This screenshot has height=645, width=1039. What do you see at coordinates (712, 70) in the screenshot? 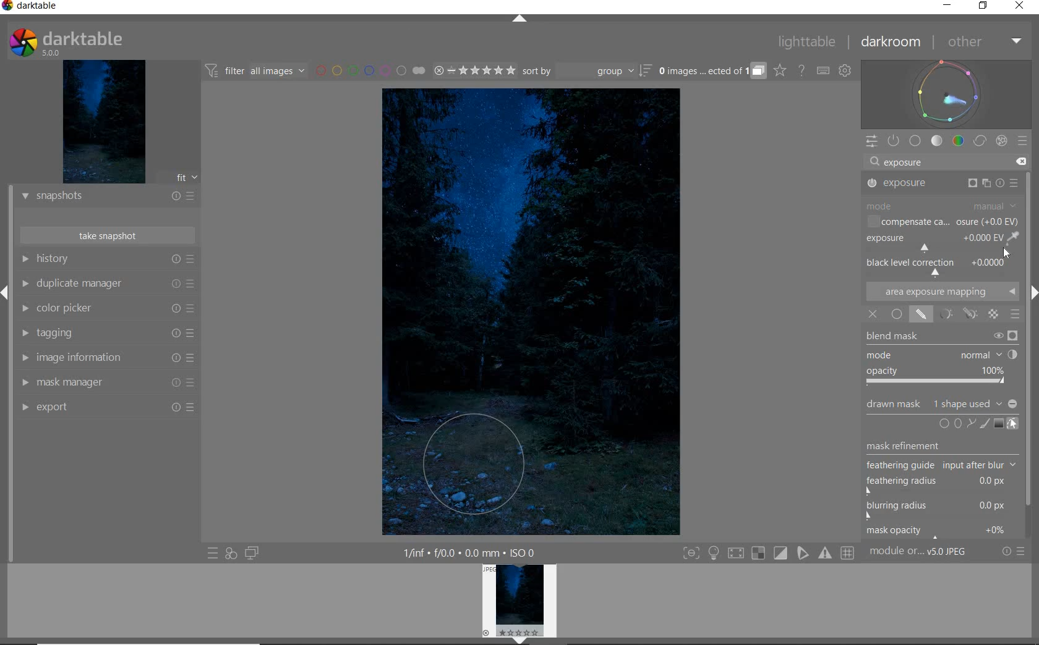
I see `EXPAND GROUPED IMAGES` at bounding box center [712, 70].